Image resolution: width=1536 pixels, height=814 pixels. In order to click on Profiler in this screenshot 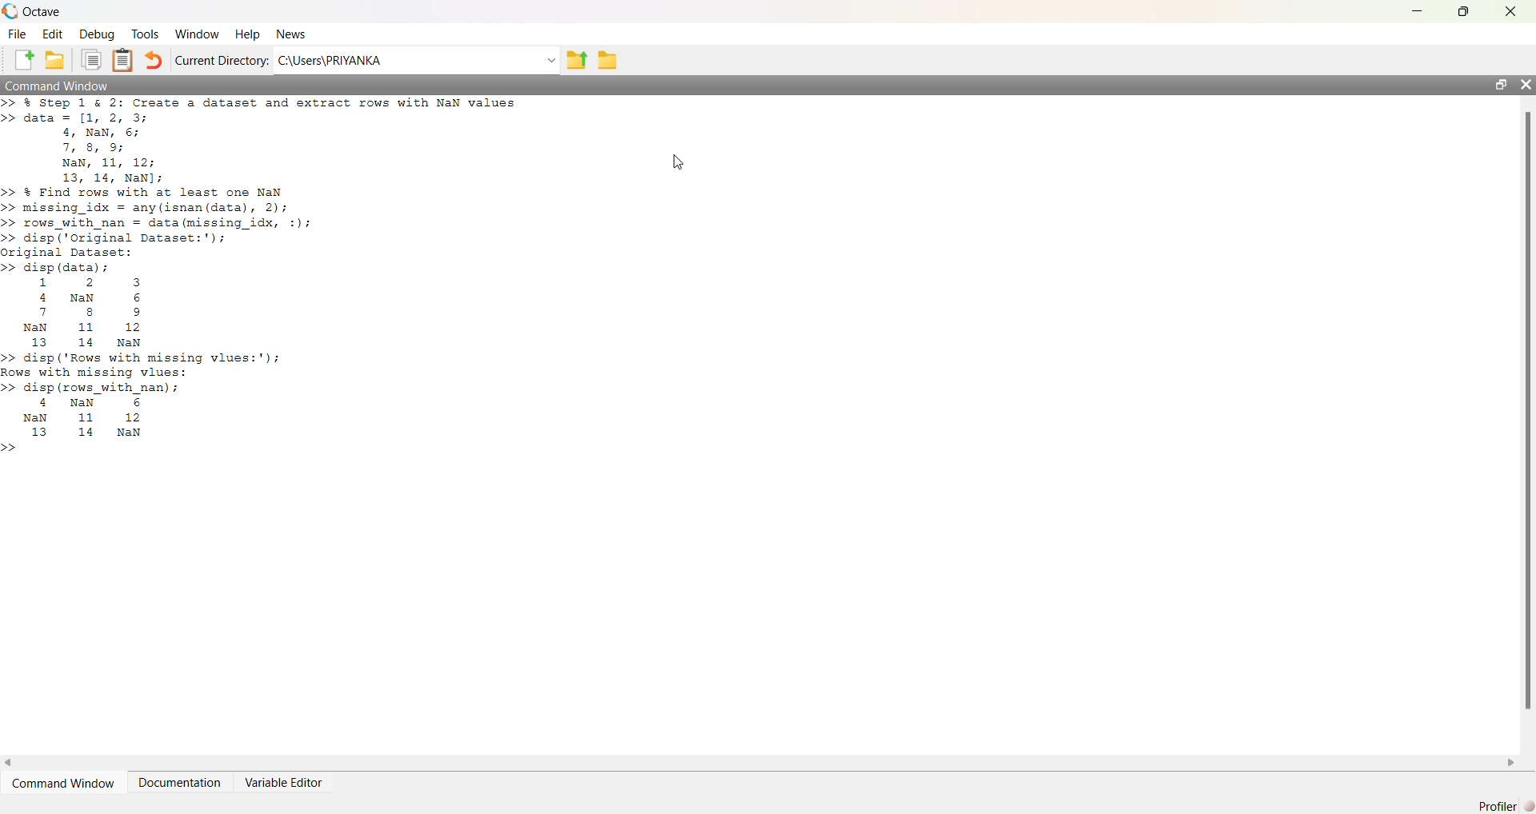, I will do `click(1506, 806)`.